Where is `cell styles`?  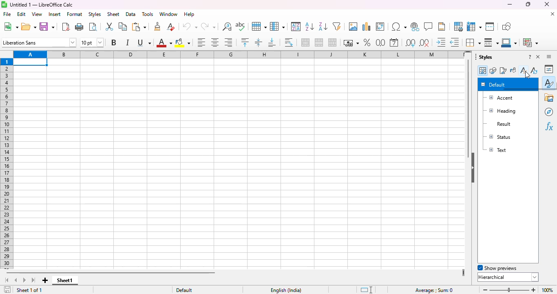
cell styles is located at coordinates (482, 71).